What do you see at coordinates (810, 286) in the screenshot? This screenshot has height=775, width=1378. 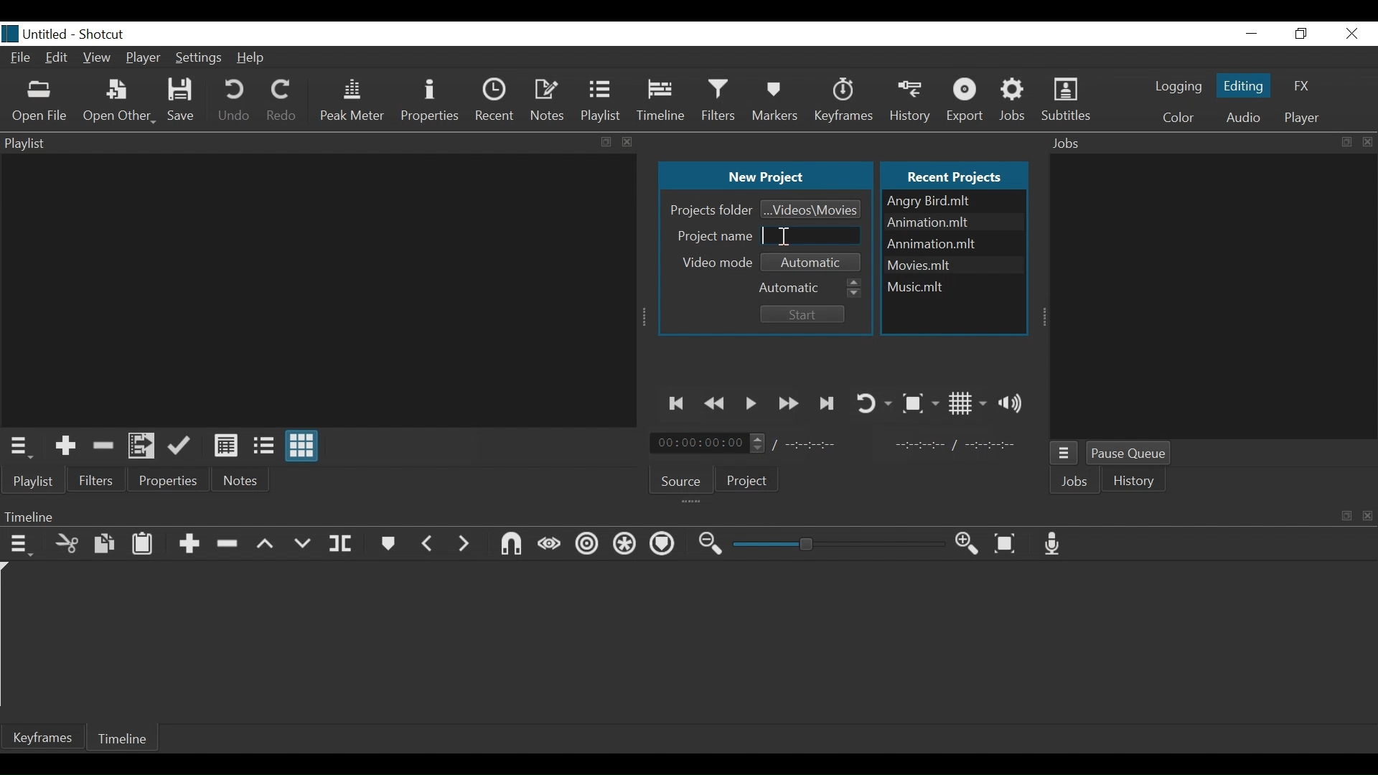 I see `Automatic` at bounding box center [810, 286].